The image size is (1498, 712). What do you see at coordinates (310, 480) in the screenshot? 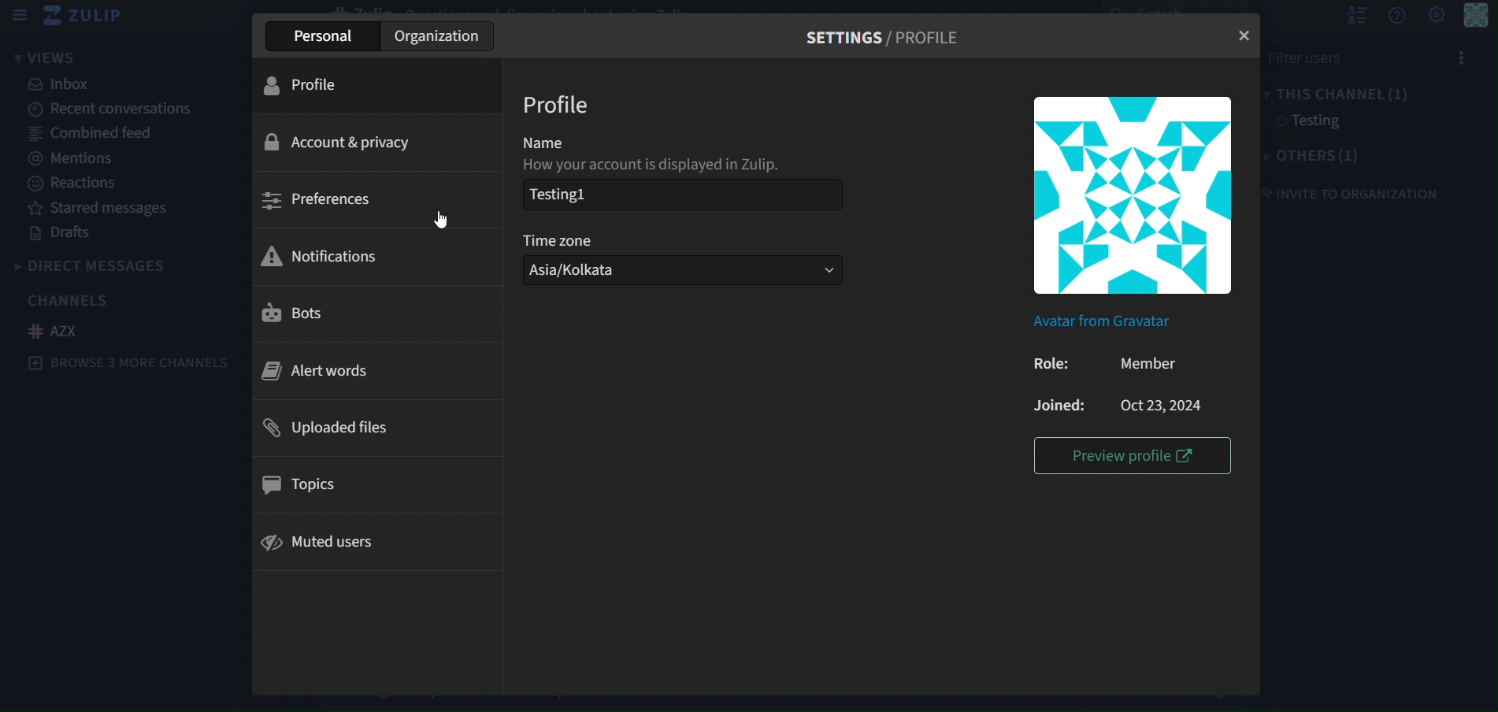
I see `topics` at bounding box center [310, 480].